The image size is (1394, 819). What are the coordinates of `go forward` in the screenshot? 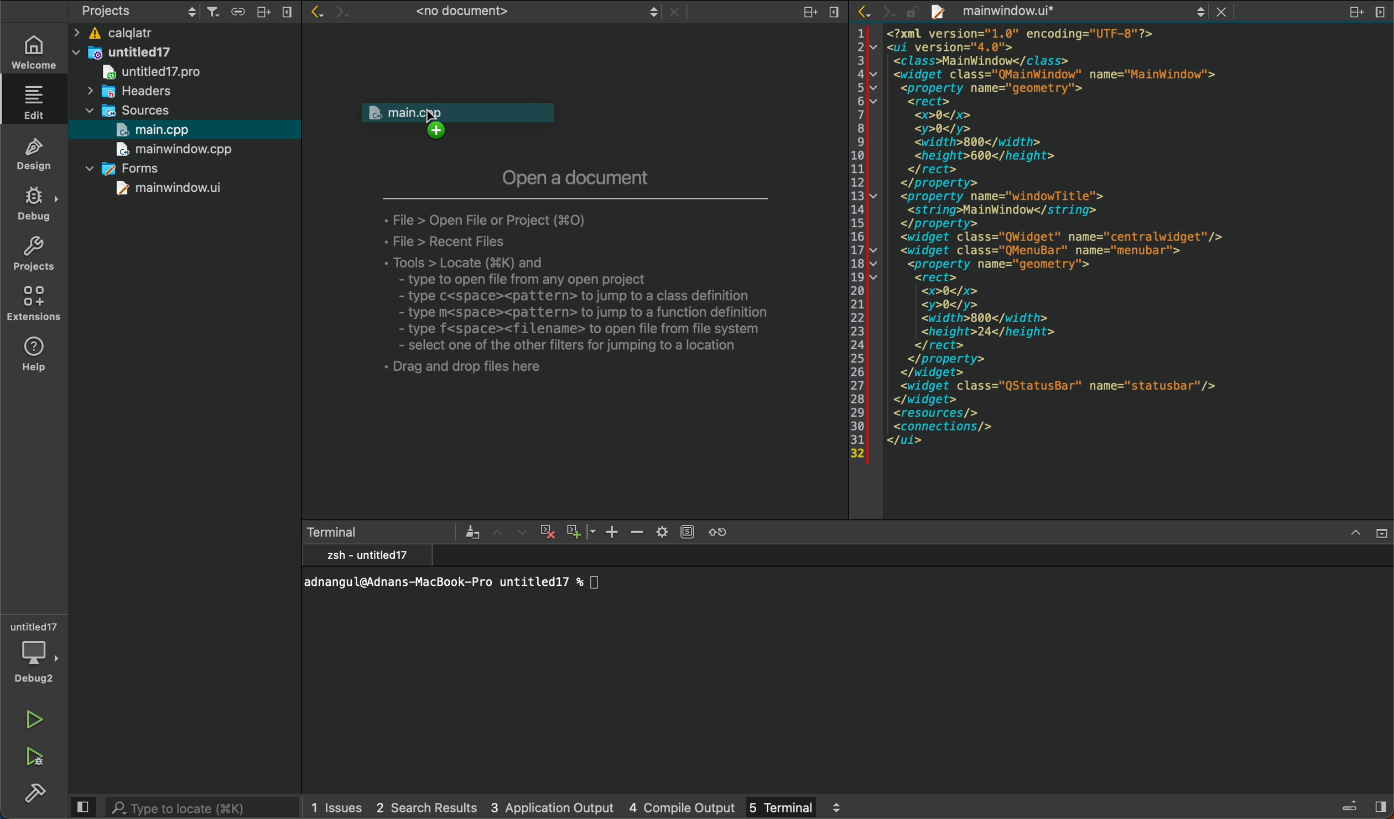 It's located at (887, 12).